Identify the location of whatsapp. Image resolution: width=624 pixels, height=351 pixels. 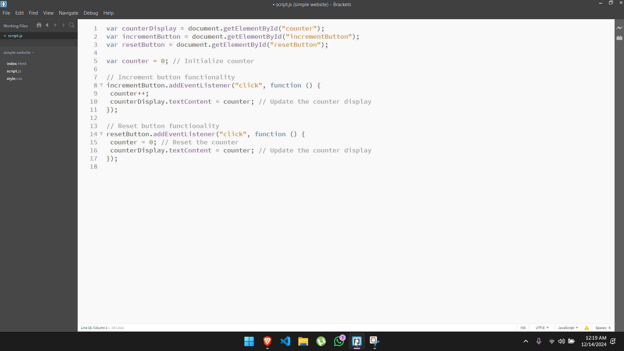
(340, 341).